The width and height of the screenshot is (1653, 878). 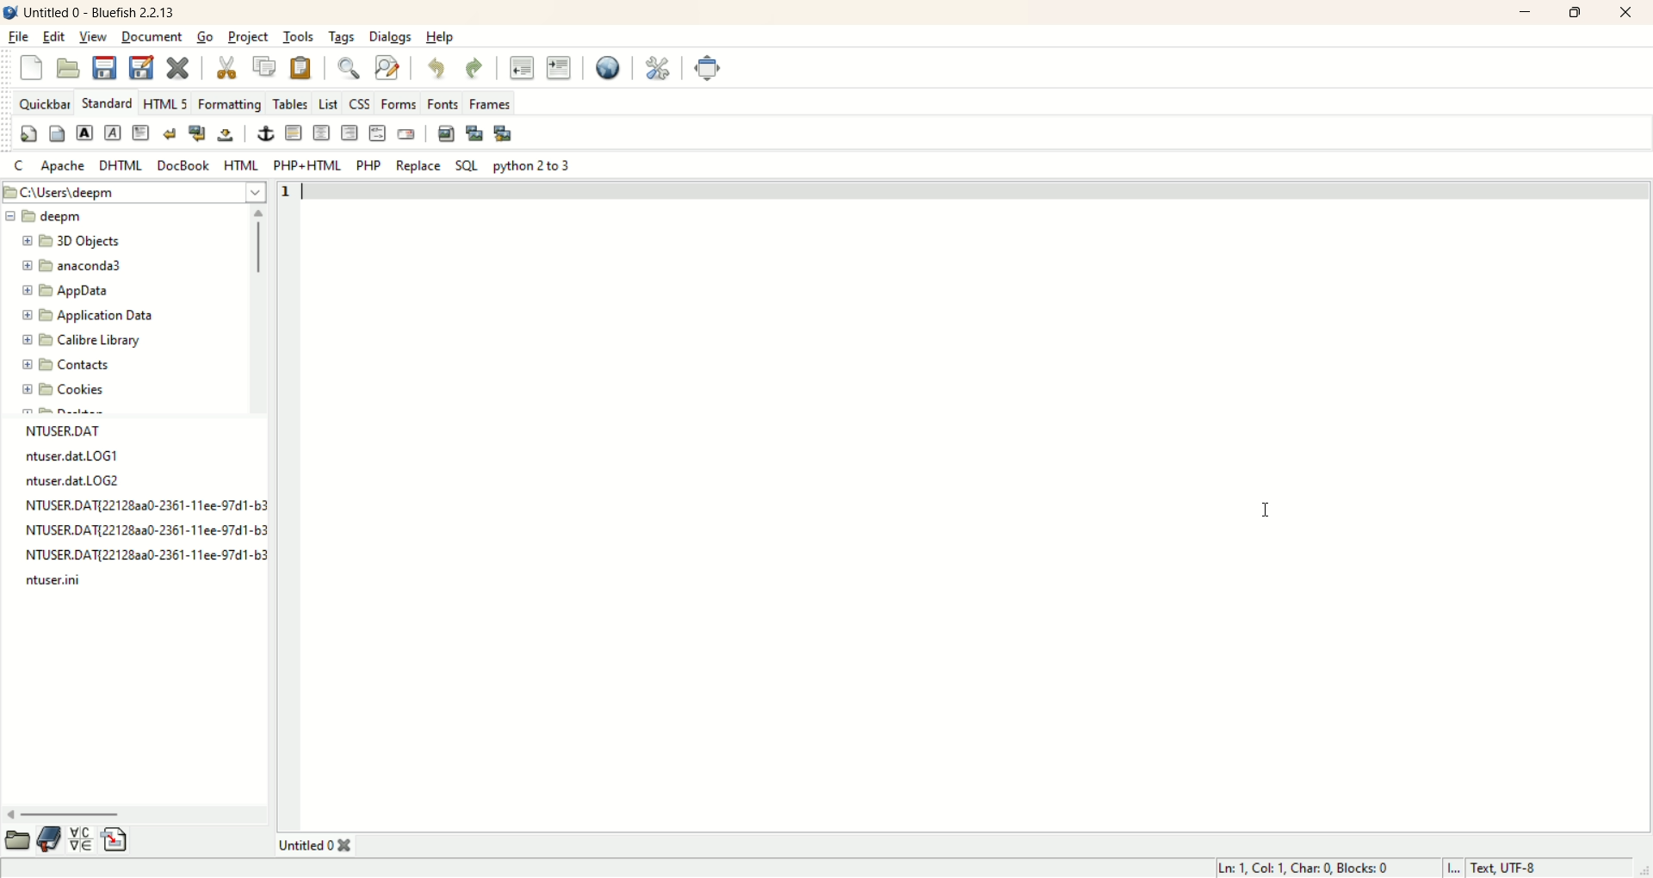 What do you see at coordinates (330, 102) in the screenshot?
I see `List` at bounding box center [330, 102].